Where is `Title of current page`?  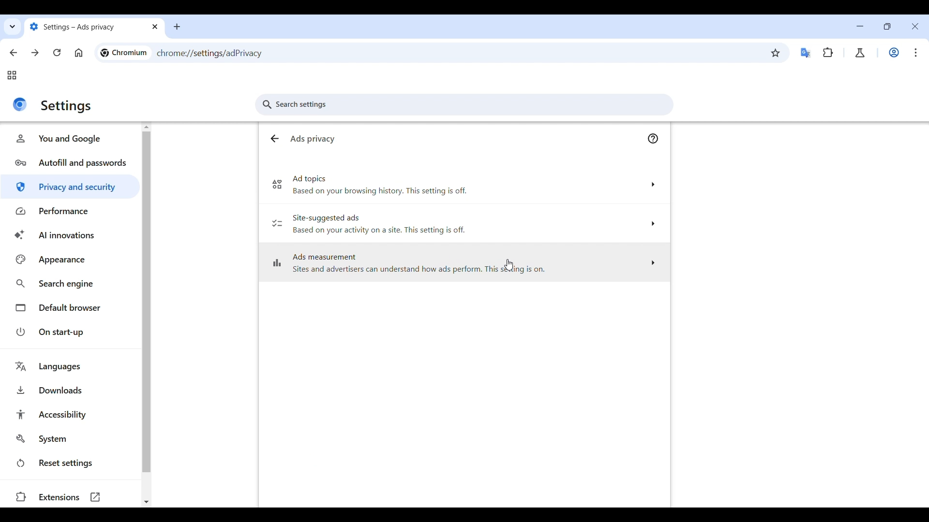
Title of current page is located at coordinates (66, 107).